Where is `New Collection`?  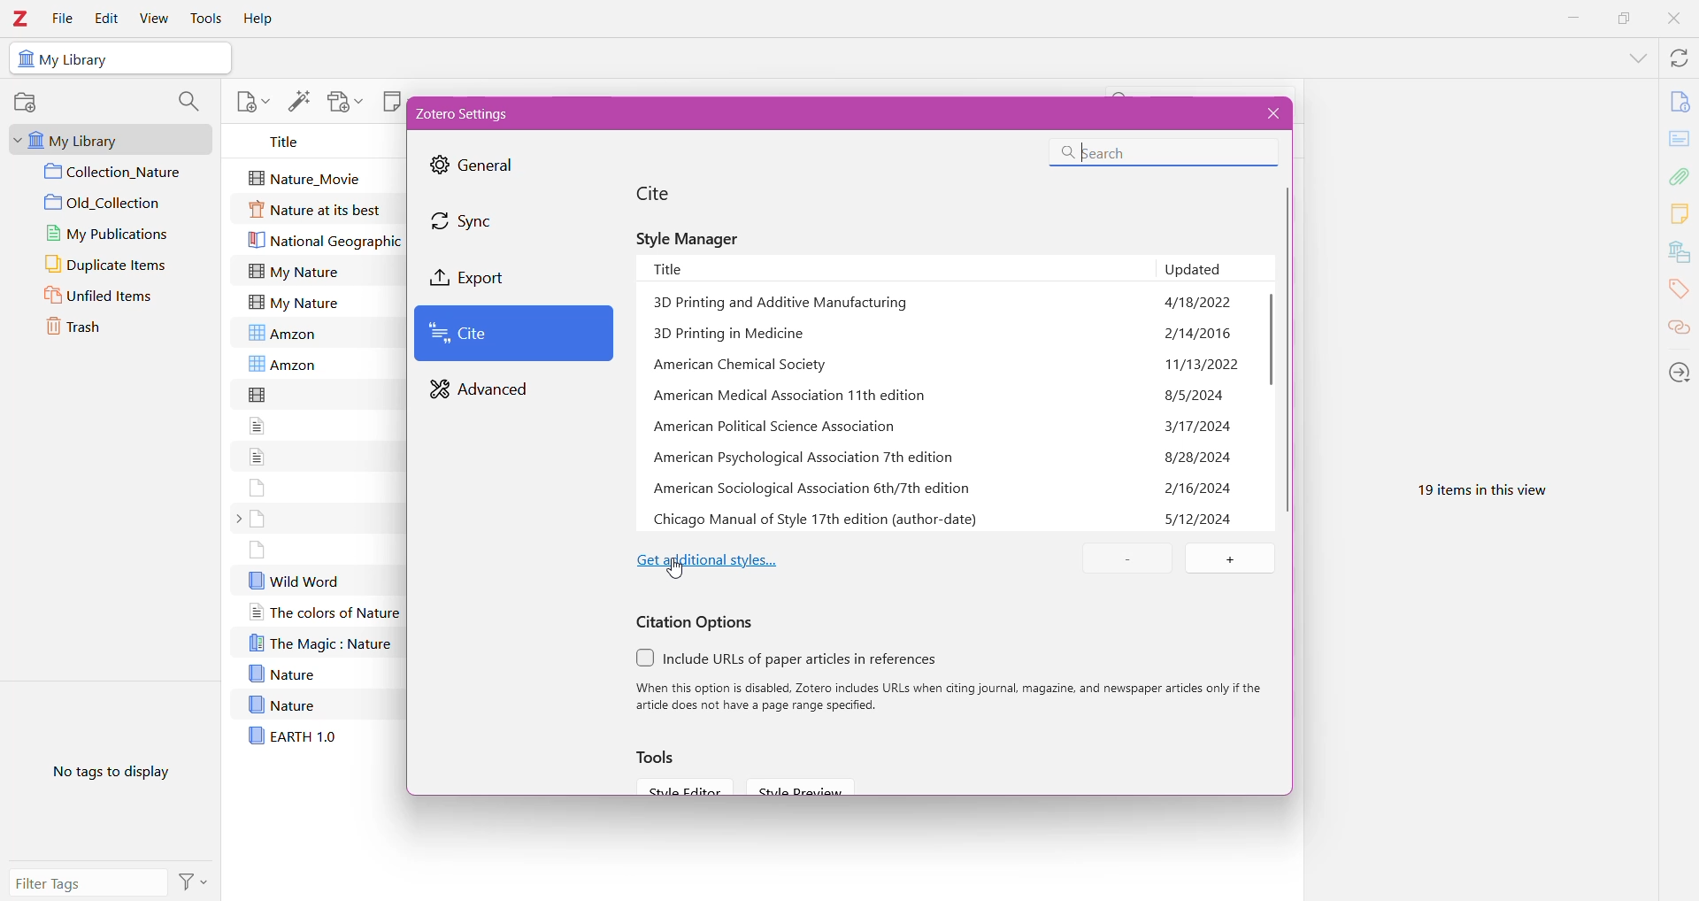
New Collection is located at coordinates (29, 103).